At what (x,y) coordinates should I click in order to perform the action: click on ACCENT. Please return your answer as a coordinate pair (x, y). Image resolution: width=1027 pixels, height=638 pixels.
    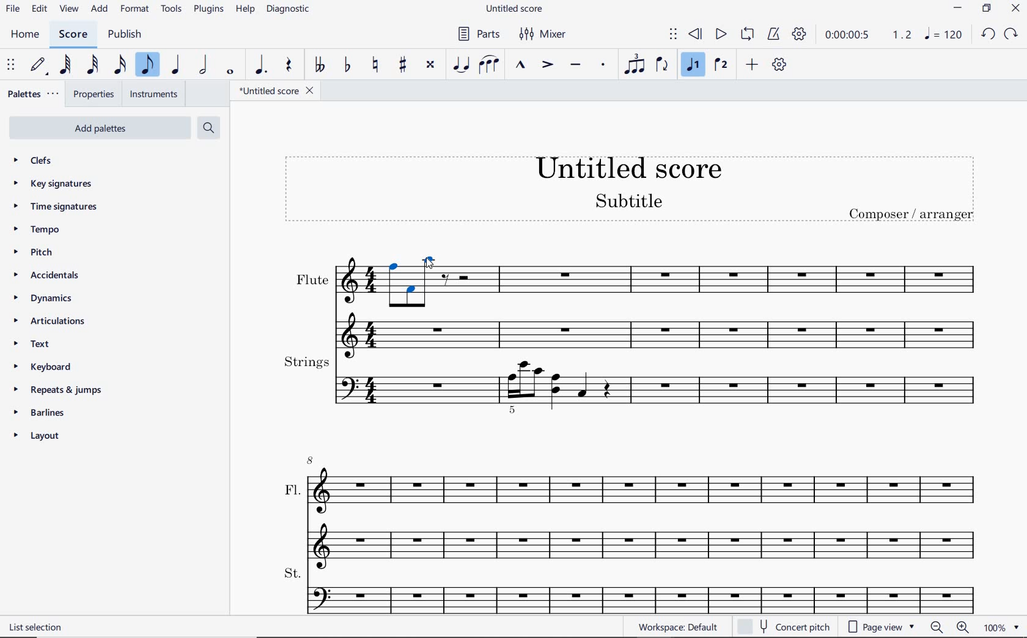
    Looking at the image, I should click on (547, 65).